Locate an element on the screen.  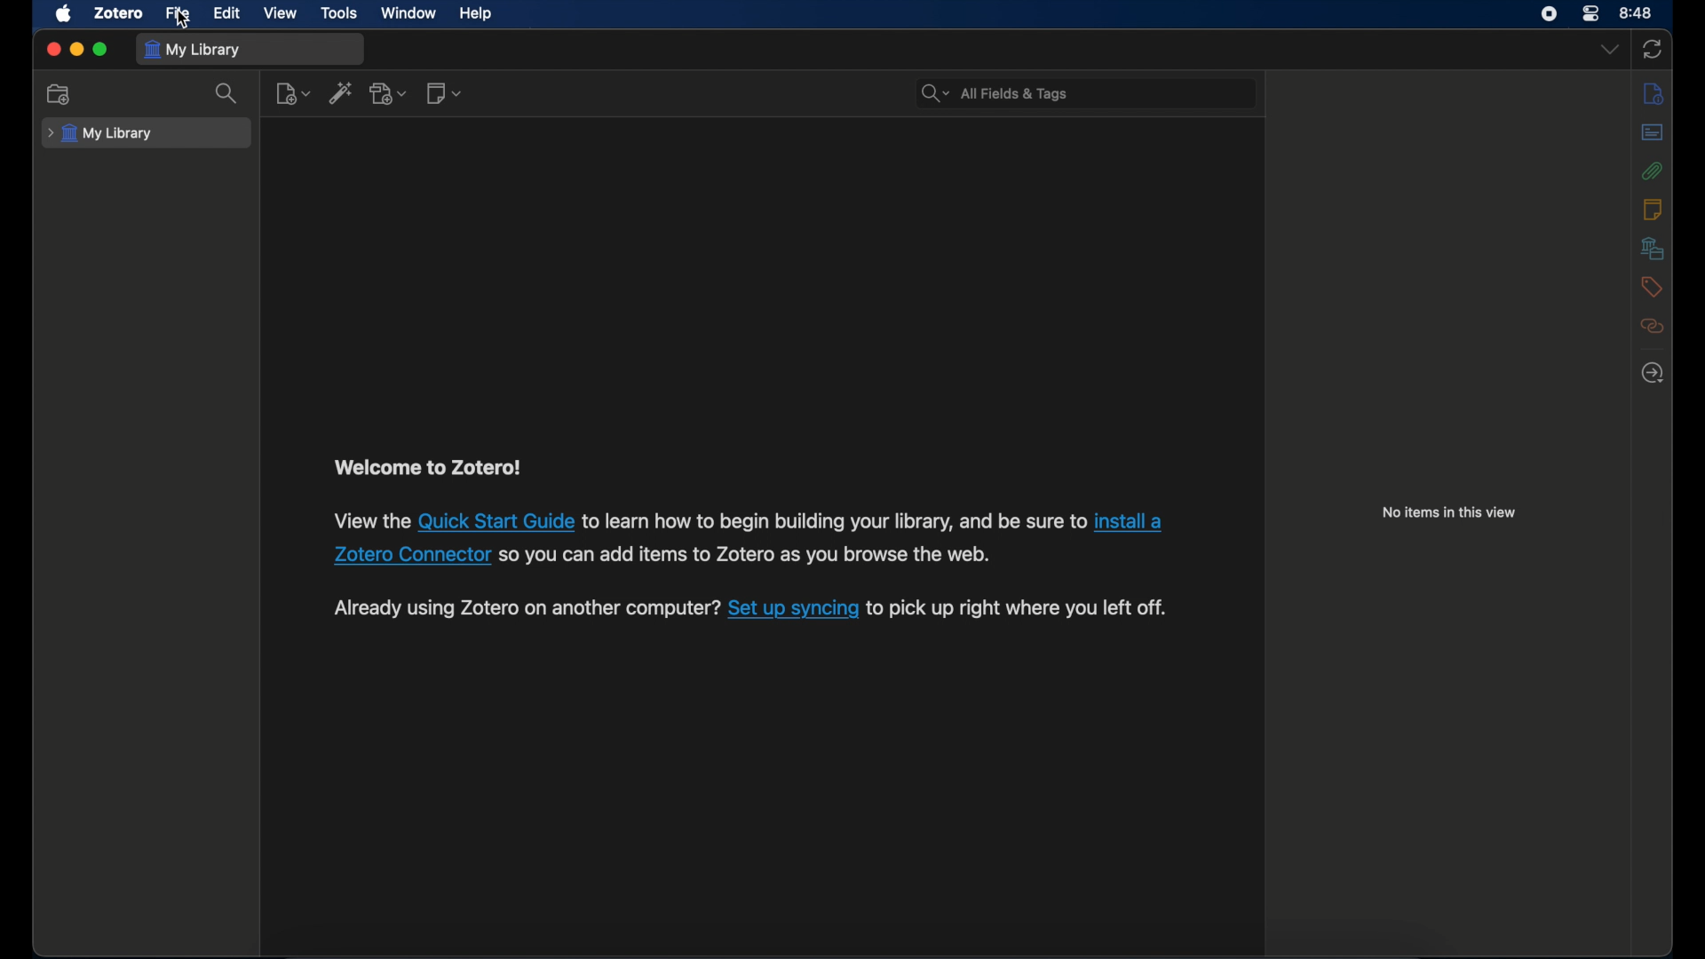
software information is located at coordinates (749, 558).